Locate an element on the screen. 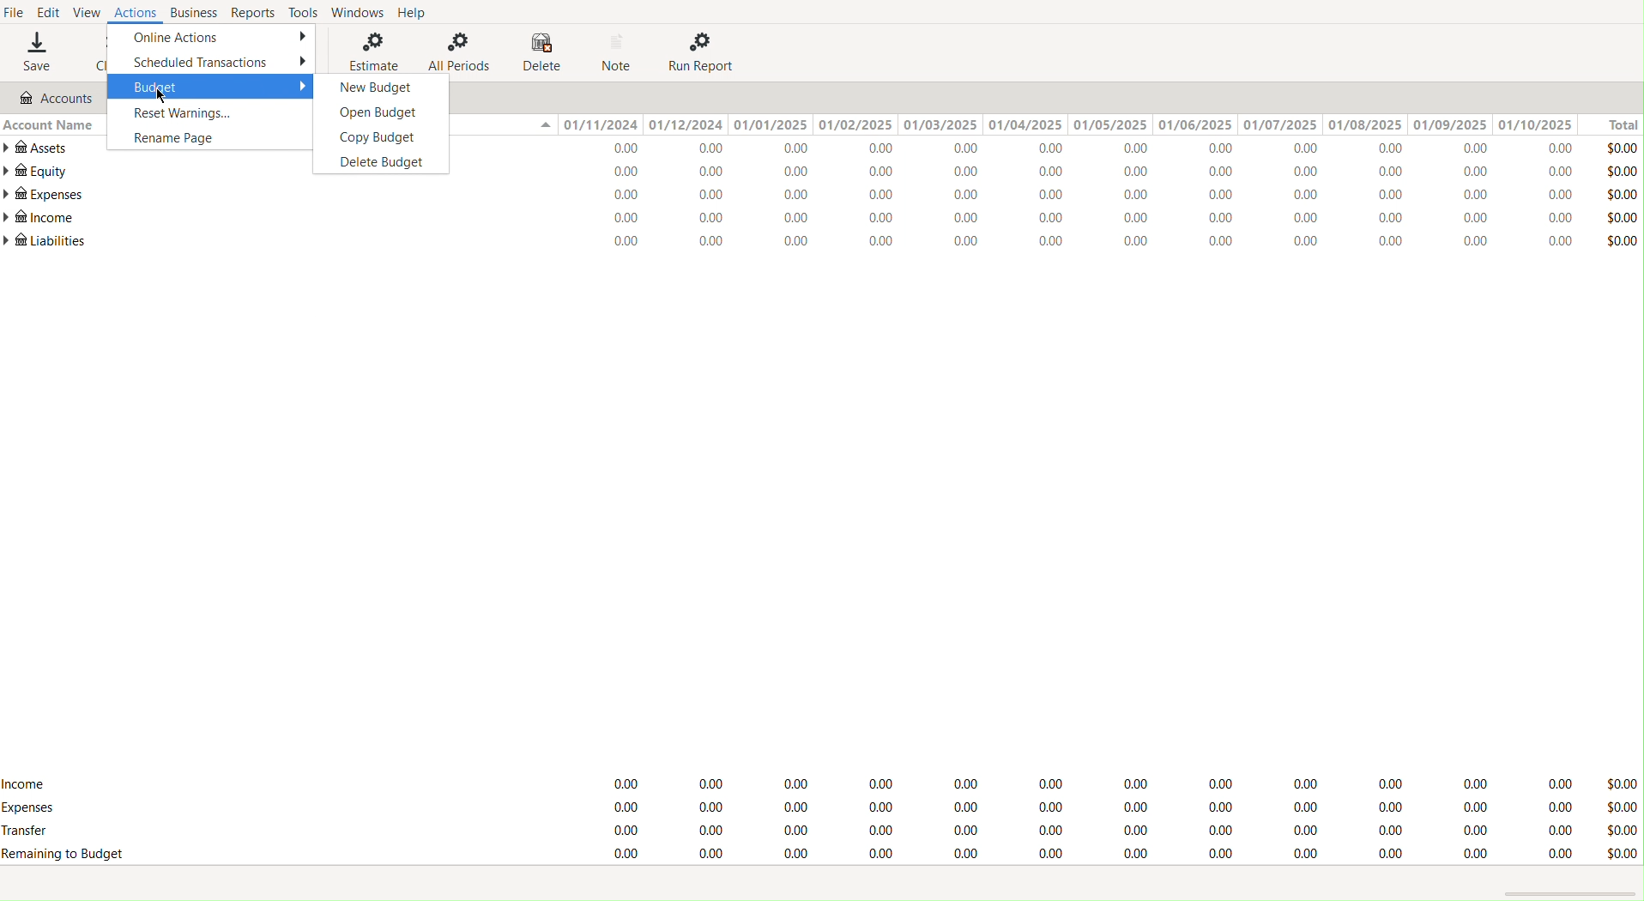 The width and height of the screenshot is (1644, 901). Reports is located at coordinates (252, 12).